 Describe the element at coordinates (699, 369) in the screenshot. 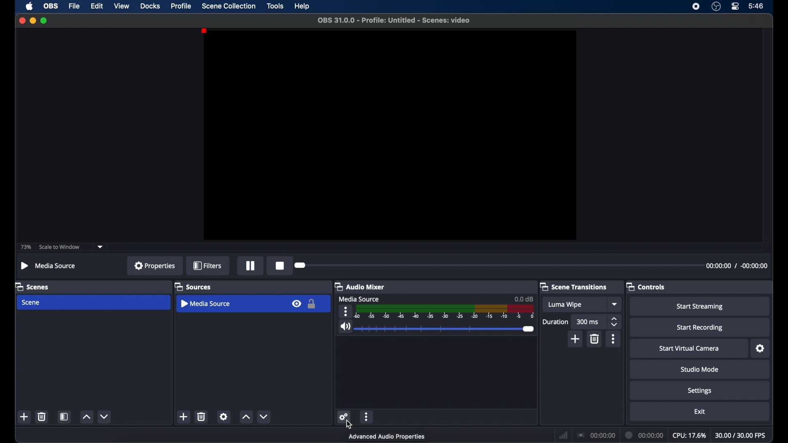

I see `studio mode` at that location.